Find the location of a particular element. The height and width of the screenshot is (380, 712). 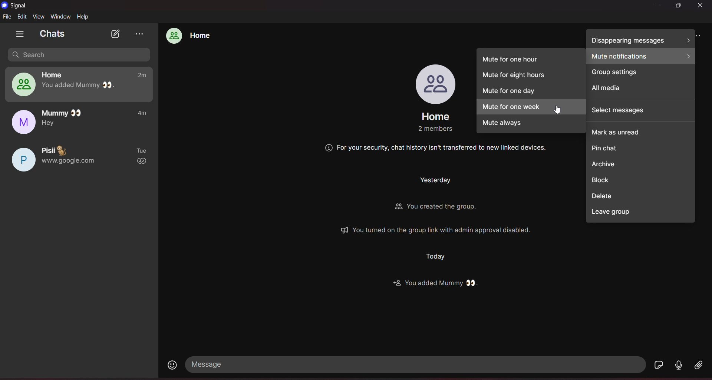

help is located at coordinates (84, 17).